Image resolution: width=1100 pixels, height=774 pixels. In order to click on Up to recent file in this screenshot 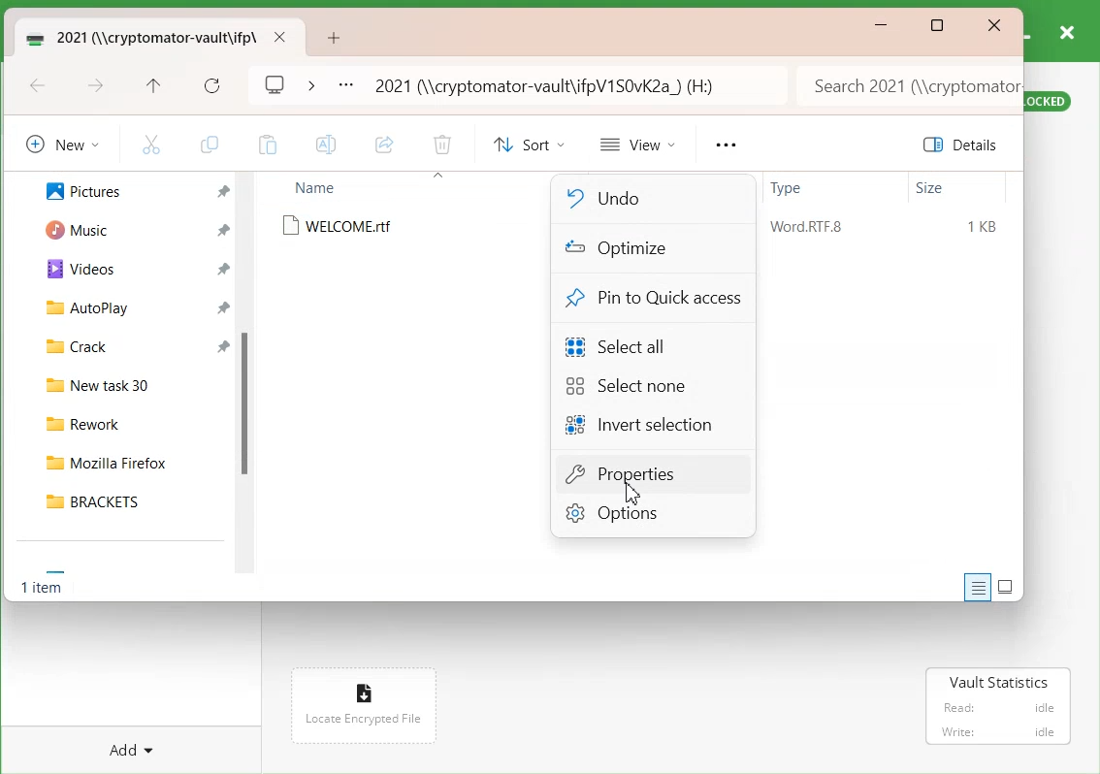, I will do `click(153, 87)`.